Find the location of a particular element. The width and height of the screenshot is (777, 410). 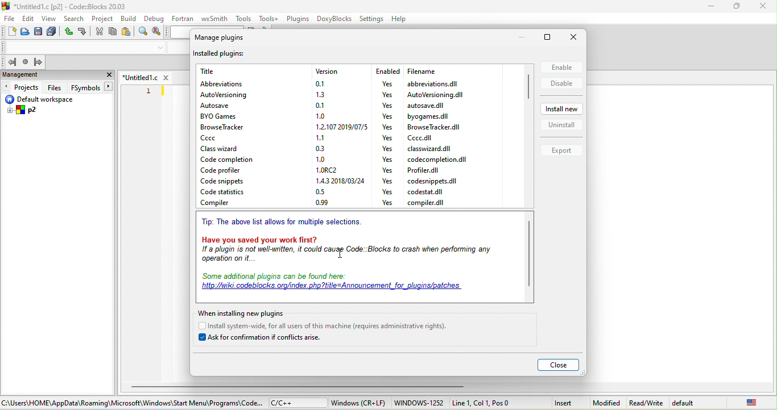

doxyblocks is located at coordinates (333, 19).